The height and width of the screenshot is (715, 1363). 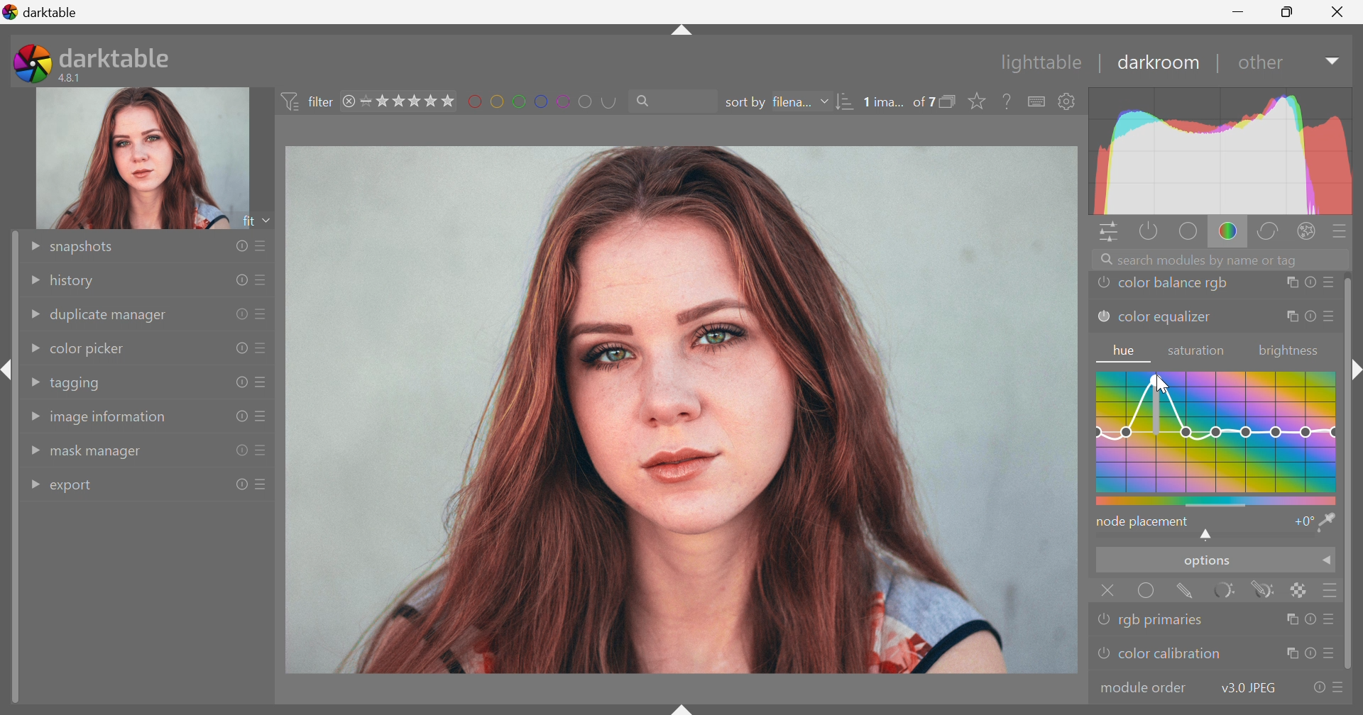 I want to click on lighttable, so click(x=1036, y=63).